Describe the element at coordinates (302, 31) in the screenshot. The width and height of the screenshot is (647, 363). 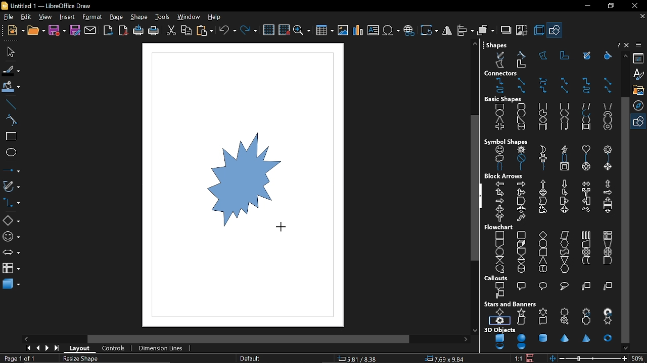
I see `zoom` at that location.